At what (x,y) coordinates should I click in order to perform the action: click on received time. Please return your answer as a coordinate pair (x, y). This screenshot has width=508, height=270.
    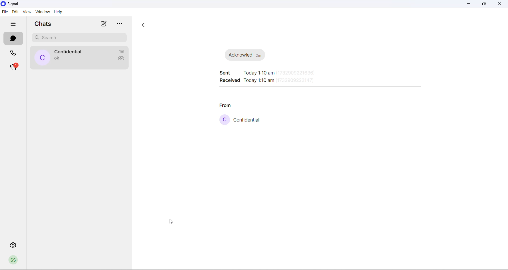
    Looking at the image, I should click on (265, 80).